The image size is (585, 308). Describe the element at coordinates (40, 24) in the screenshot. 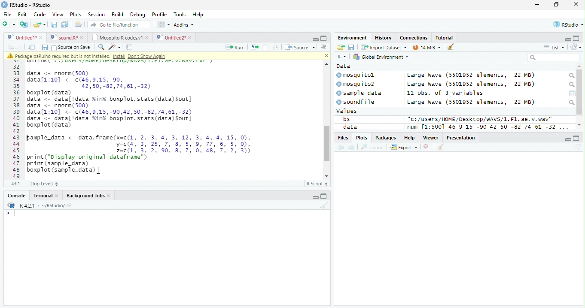

I see `open an existing file` at that location.